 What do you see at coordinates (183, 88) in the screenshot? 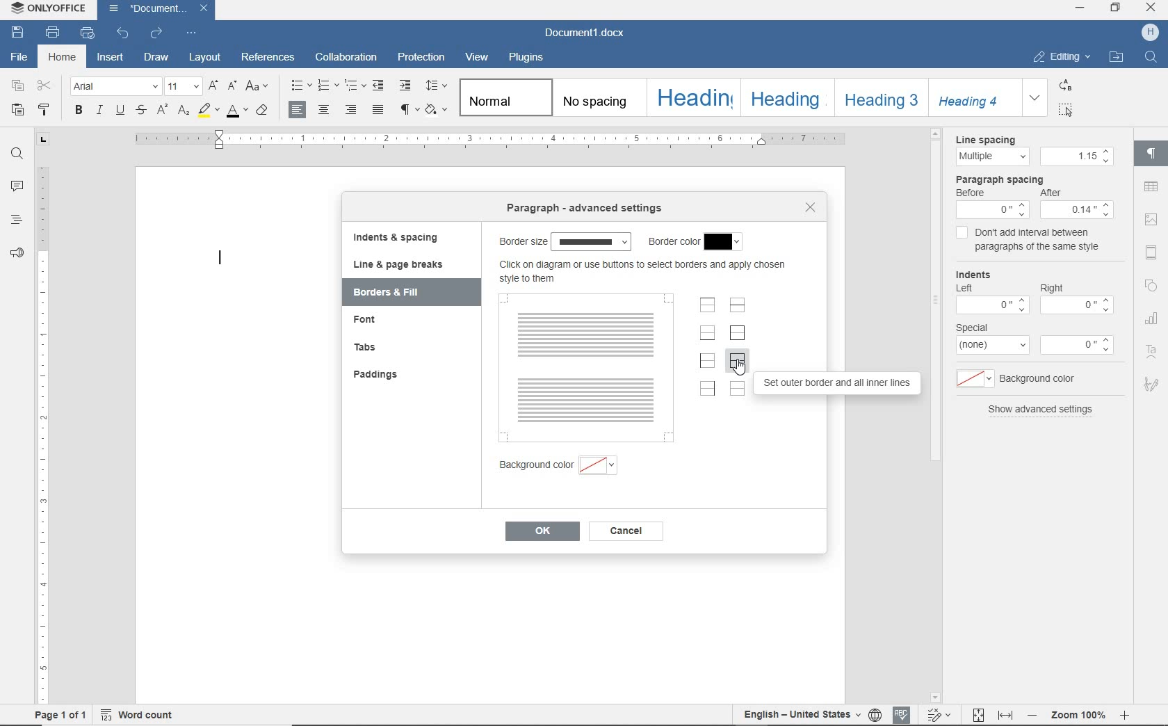
I see `font size` at bounding box center [183, 88].